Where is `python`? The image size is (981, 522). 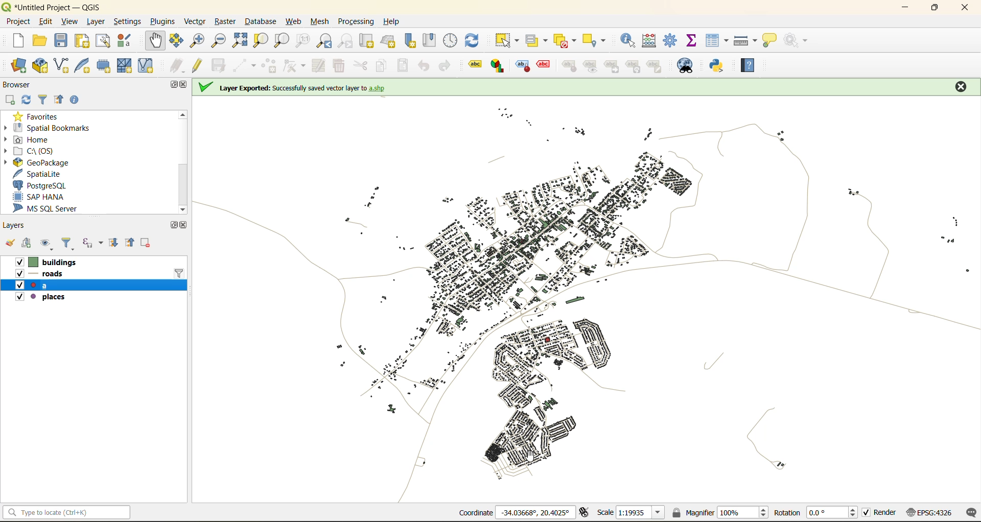 python is located at coordinates (720, 67).